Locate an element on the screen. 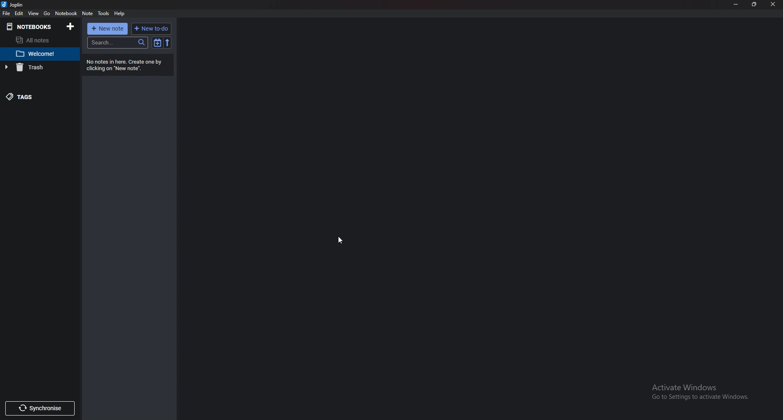  Reverse sort order is located at coordinates (168, 42).